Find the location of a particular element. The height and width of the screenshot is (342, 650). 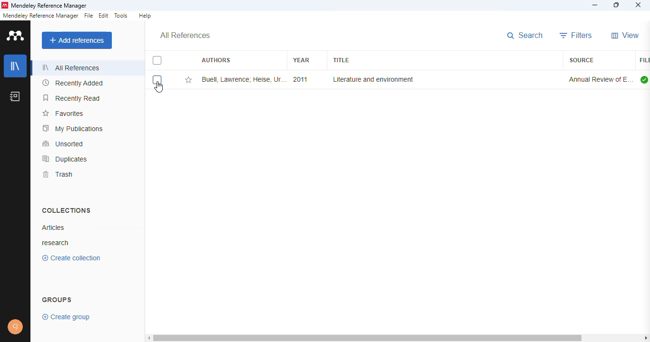

logo is located at coordinates (4, 5).